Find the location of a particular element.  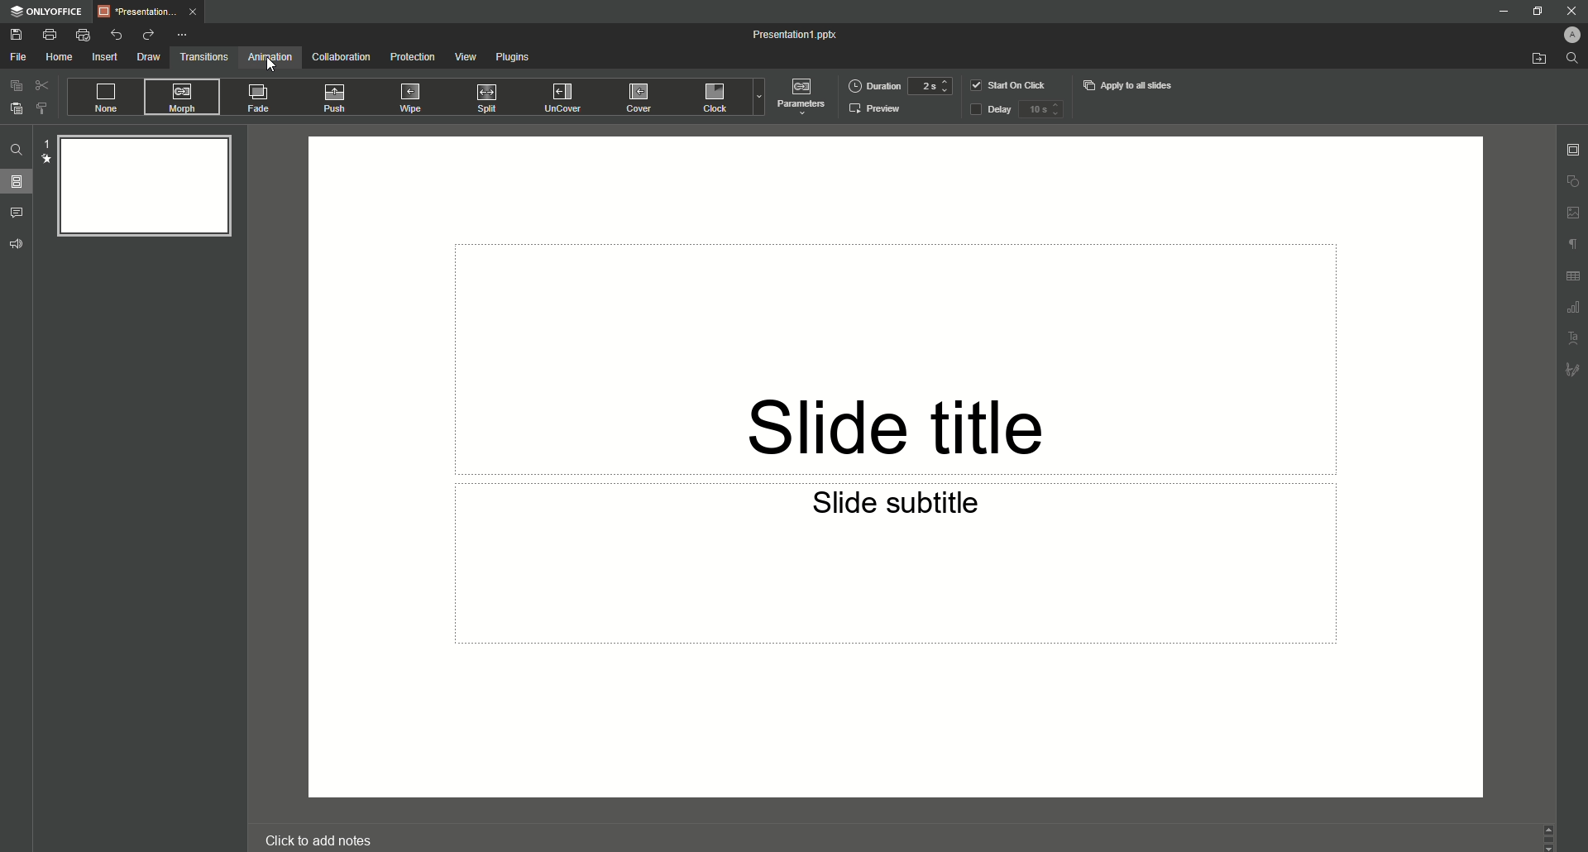

Unnamed Icons is located at coordinates (1573, 276).